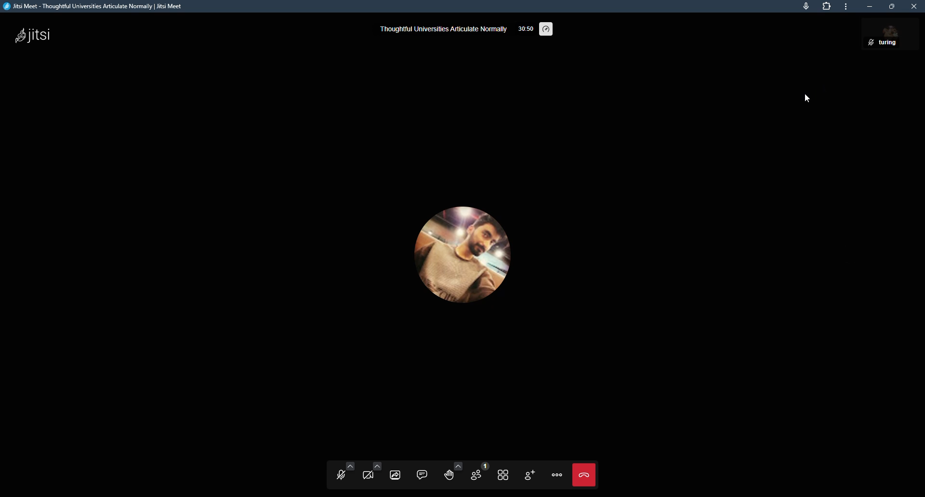 The image size is (925, 497). Describe the element at coordinates (477, 473) in the screenshot. I see `participants` at that location.